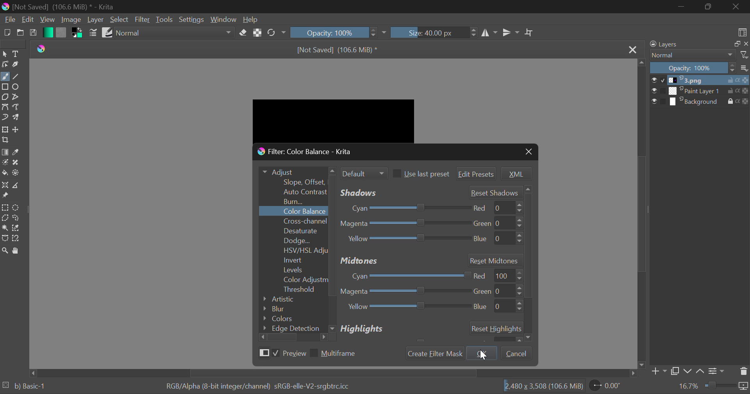 This screenshot has height=394, width=750. Describe the element at coordinates (336, 353) in the screenshot. I see `Multiframe` at that location.